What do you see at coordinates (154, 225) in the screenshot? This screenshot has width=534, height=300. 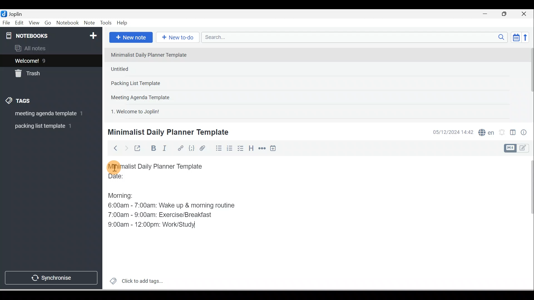 I see `9:00am - 12:00pm: Work/Study` at bounding box center [154, 225].